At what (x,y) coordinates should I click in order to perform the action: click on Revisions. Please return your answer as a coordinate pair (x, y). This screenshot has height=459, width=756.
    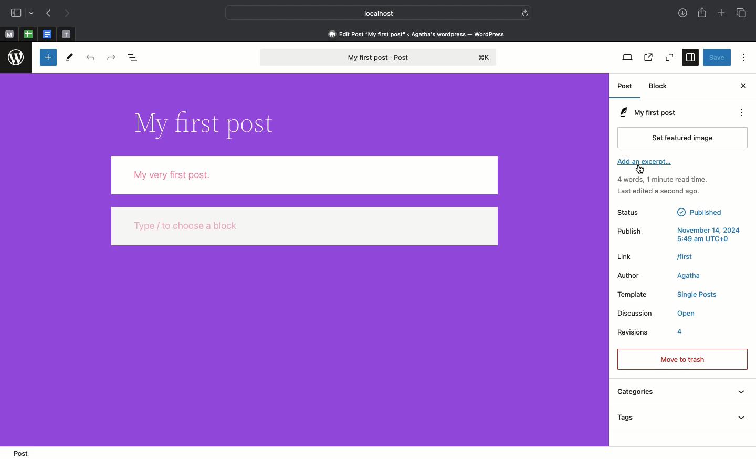
    Looking at the image, I should click on (652, 334).